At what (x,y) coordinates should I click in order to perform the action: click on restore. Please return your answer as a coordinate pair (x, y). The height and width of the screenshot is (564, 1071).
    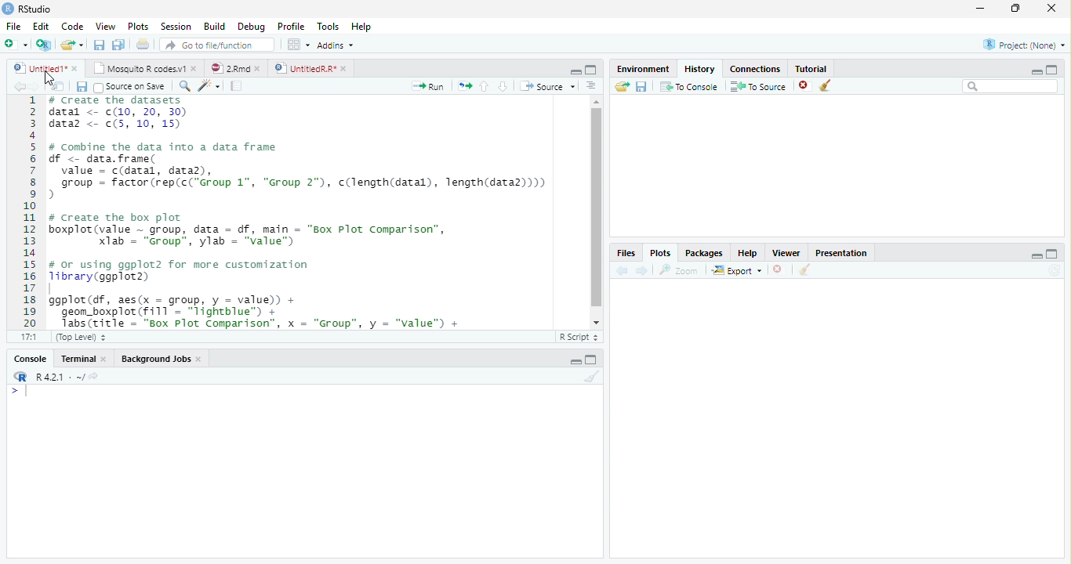
    Looking at the image, I should click on (1015, 9).